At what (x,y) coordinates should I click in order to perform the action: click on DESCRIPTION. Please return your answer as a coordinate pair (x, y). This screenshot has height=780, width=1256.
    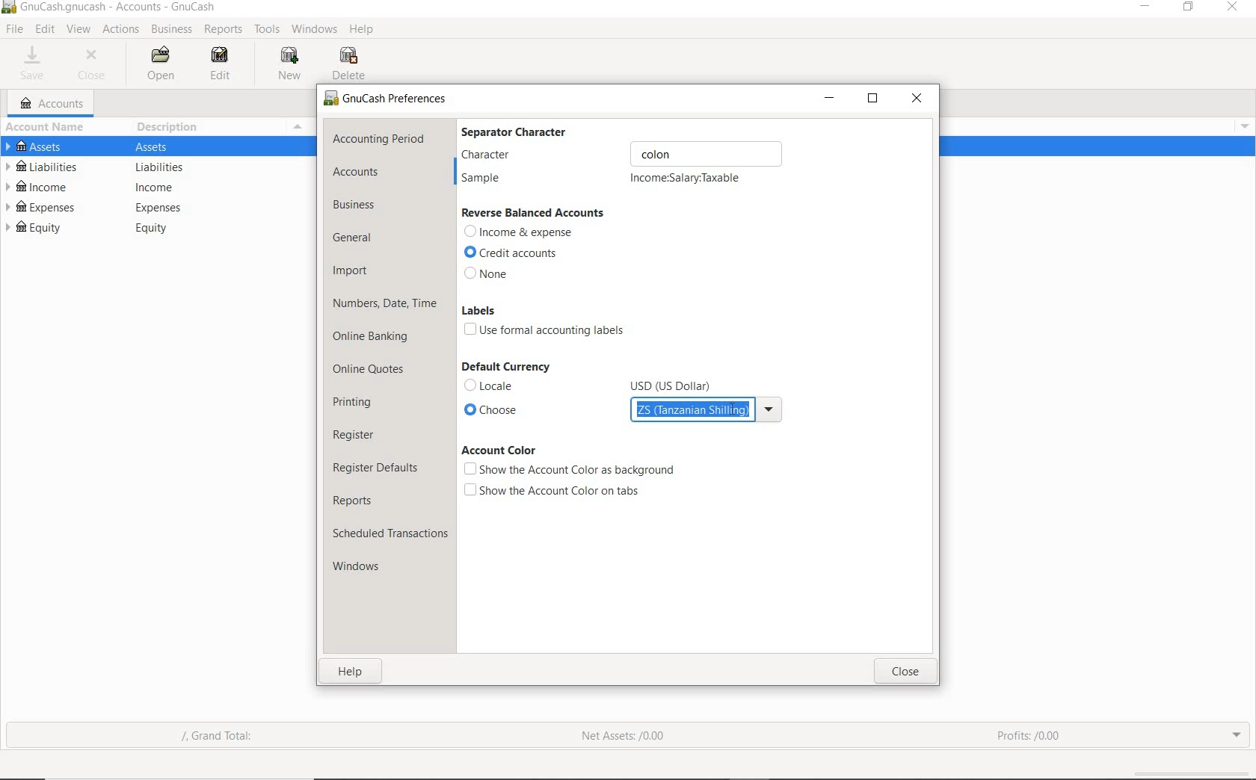
    Looking at the image, I should click on (176, 129).